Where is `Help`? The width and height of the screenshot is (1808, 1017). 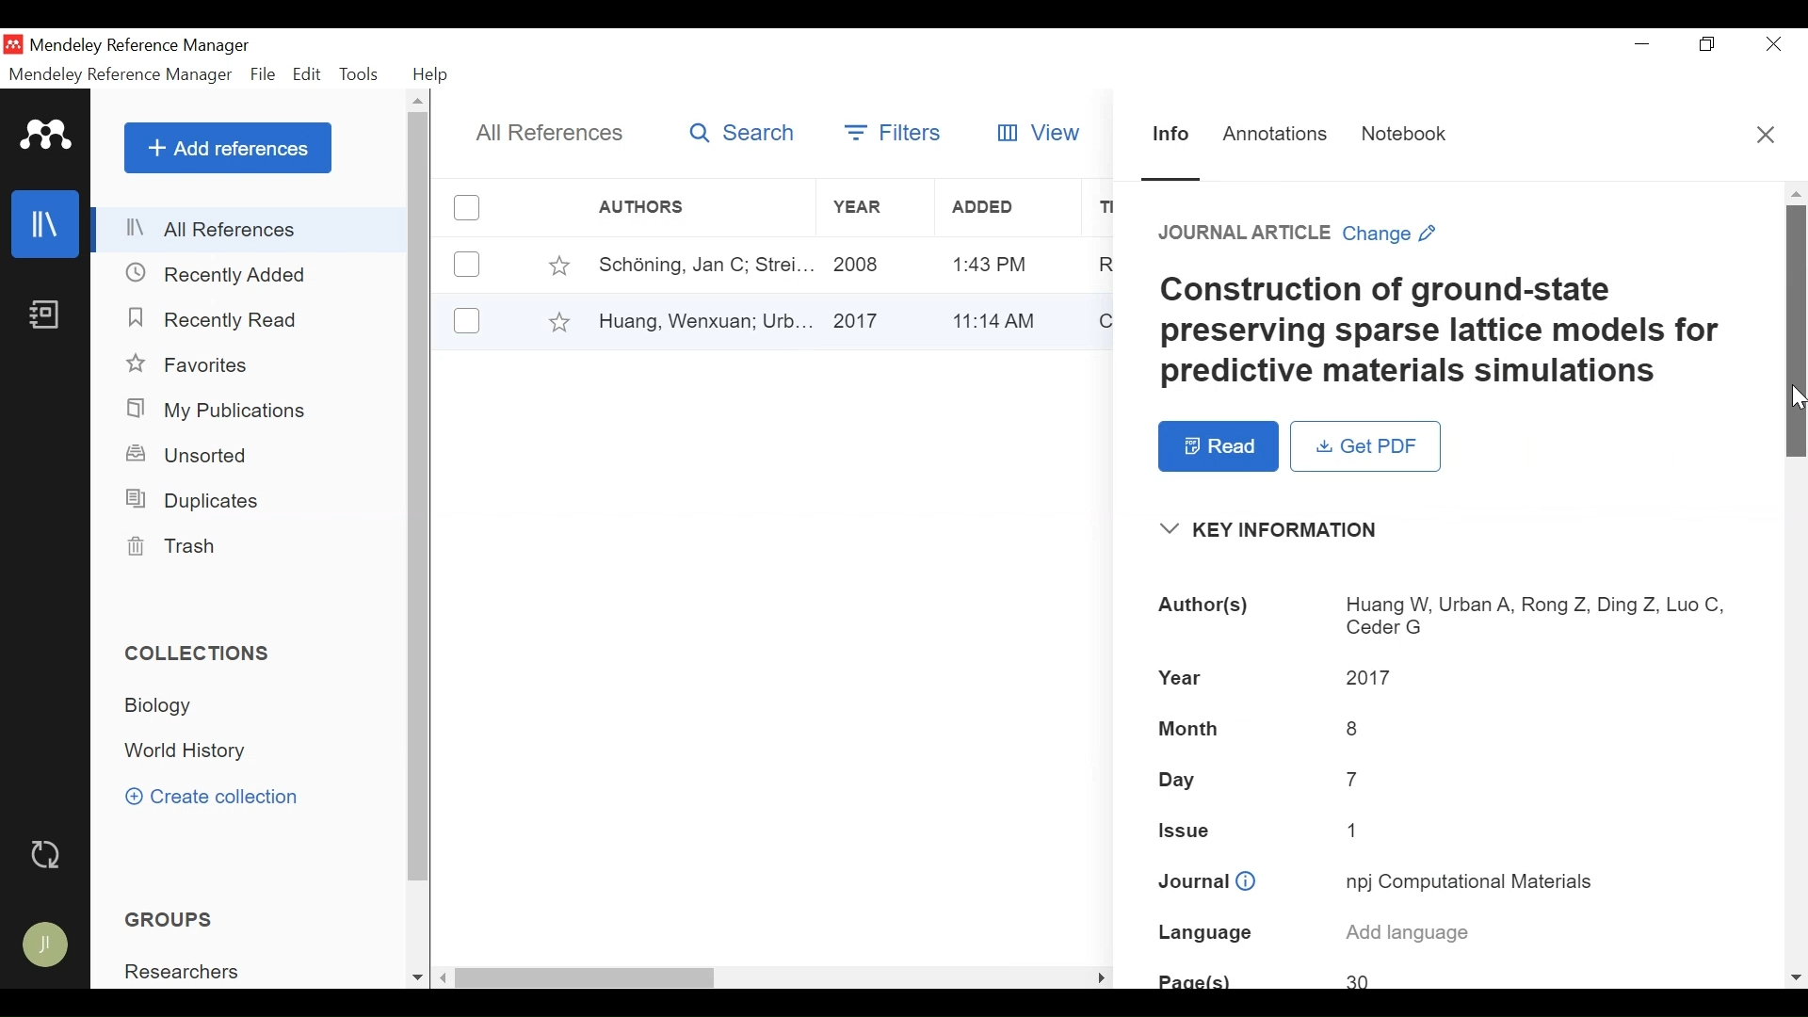
Help is located at coordinates (432, 76).